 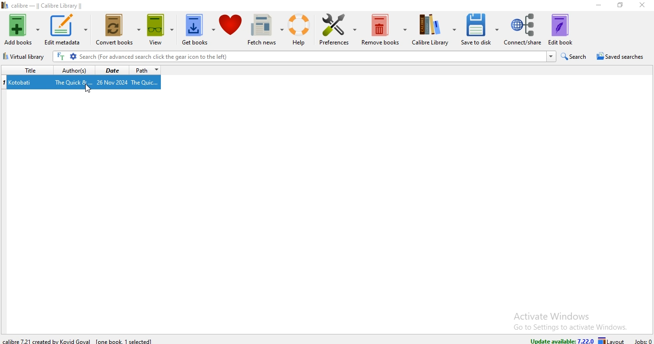 What do you see at coordinates (198, 30) in the screenshot?
I see `get books` at bounding box center [198, 30].